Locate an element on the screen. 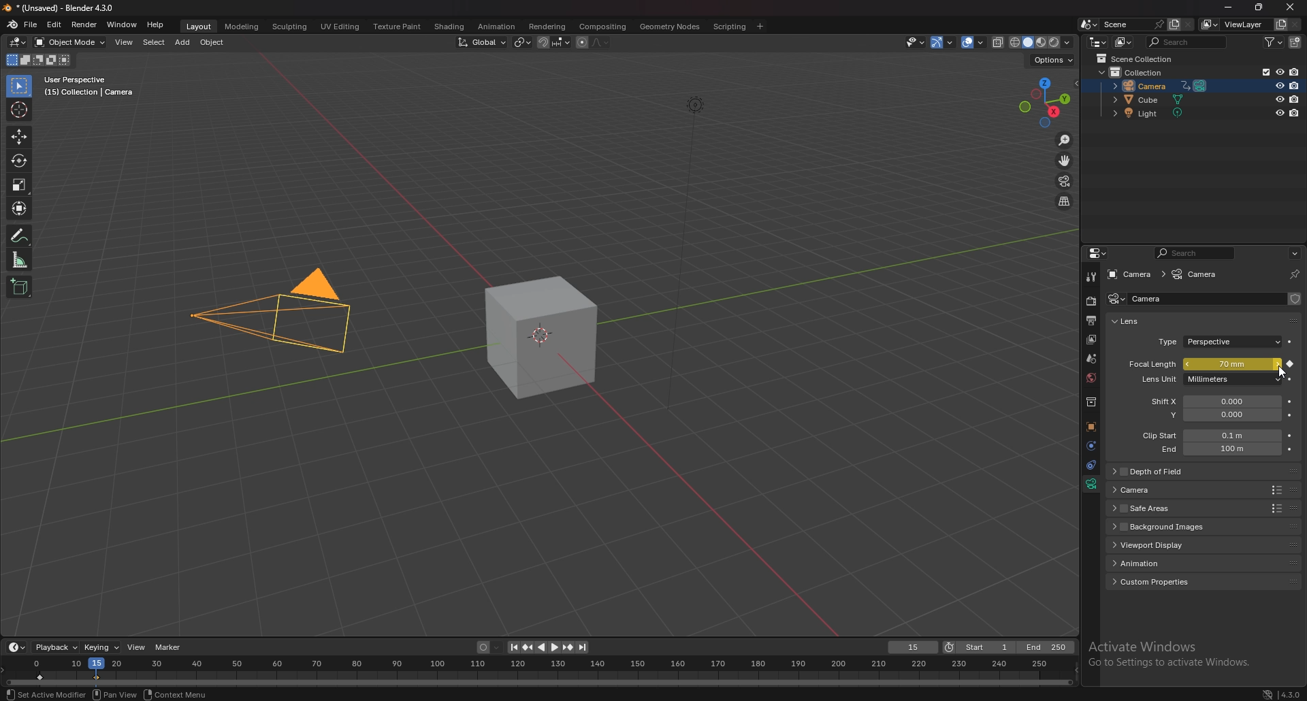  file is located at coordinates (32, 25).